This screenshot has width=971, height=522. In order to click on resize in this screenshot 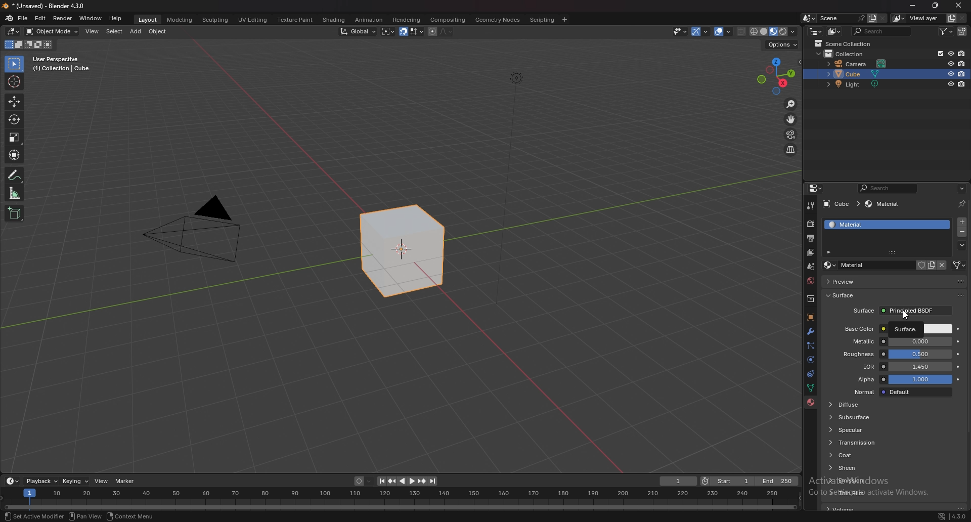, I will do `click(935, 6)`.